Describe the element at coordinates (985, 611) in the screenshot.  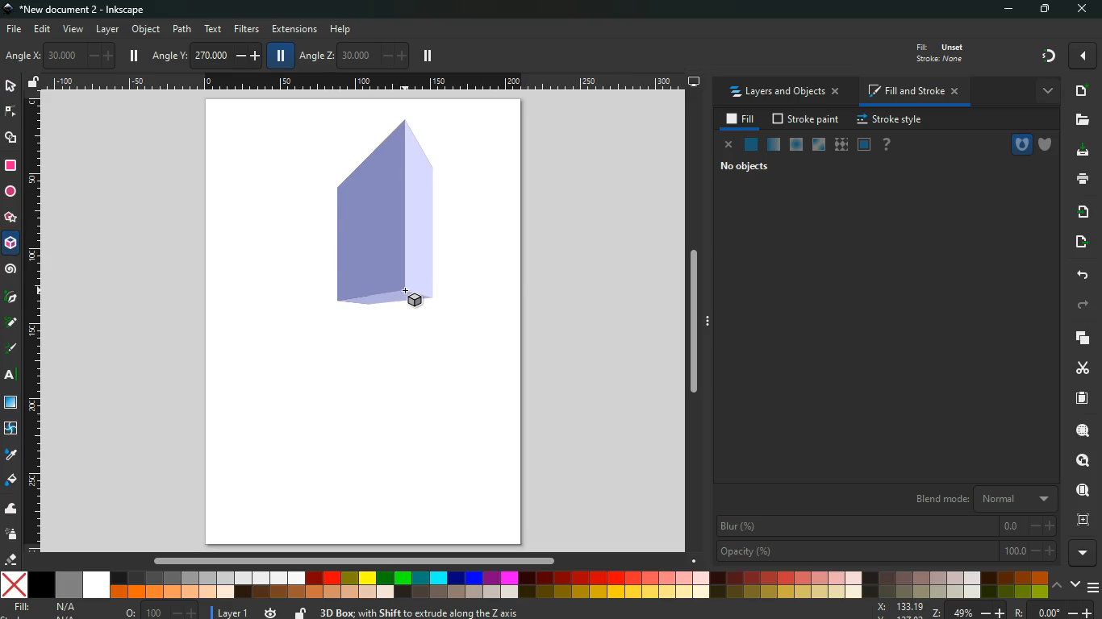
I see `zoom` at that location.